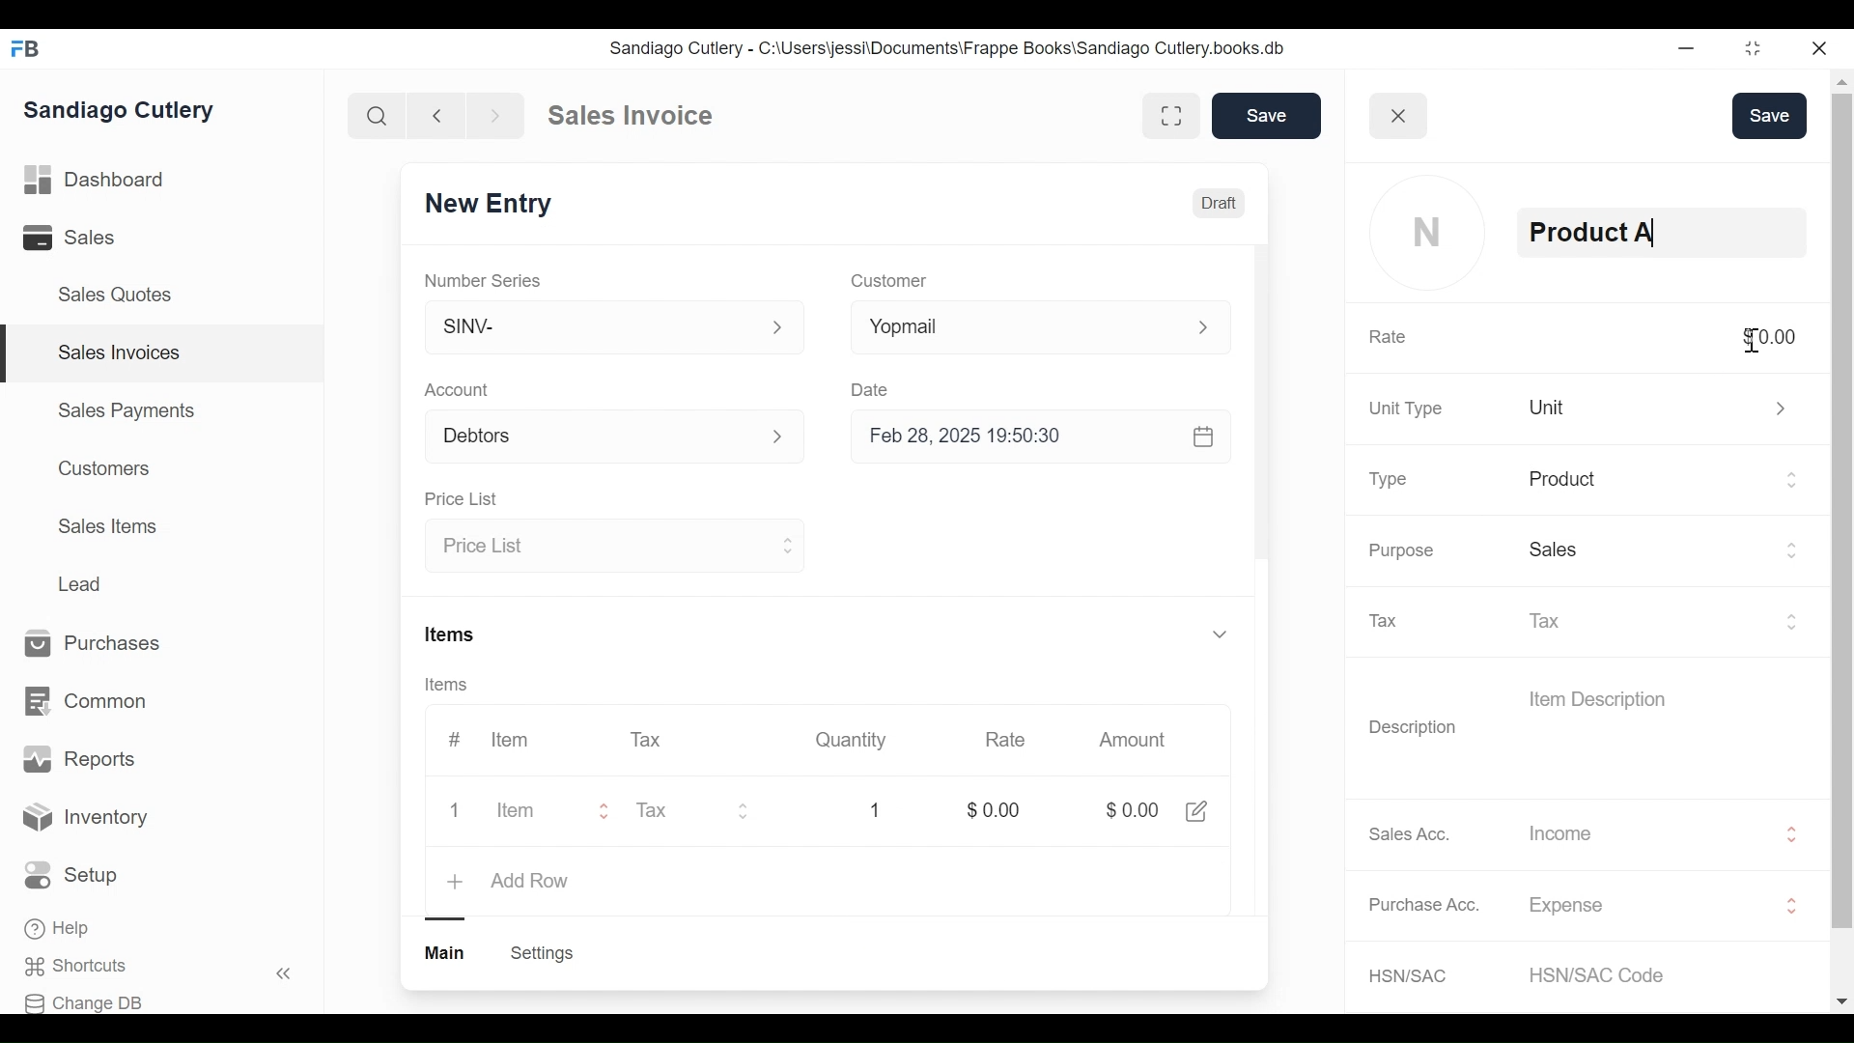 The image size is (1854, 1043). What do you see at coordinates (616, 547) in the screenshot?
I see `Price List` at bounding box center [616, 547].